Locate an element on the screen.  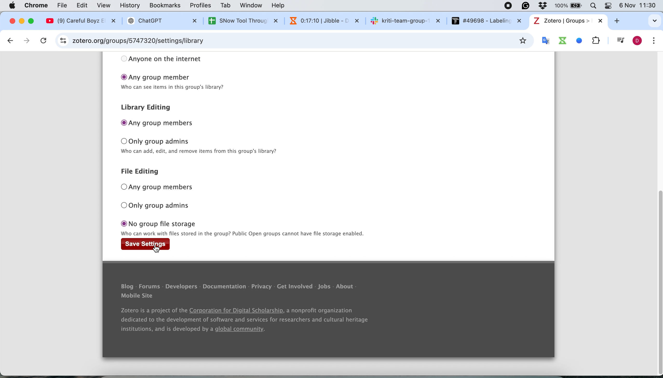
chrome is located at coordinates (37, 5).